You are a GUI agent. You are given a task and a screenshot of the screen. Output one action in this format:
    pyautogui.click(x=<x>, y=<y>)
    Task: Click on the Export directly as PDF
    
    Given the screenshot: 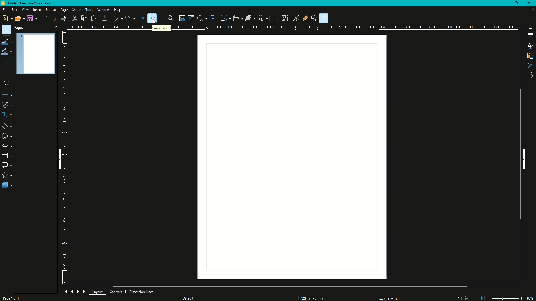 What is the action you would take?
    pyautogui.click(x=55, y=18)
    